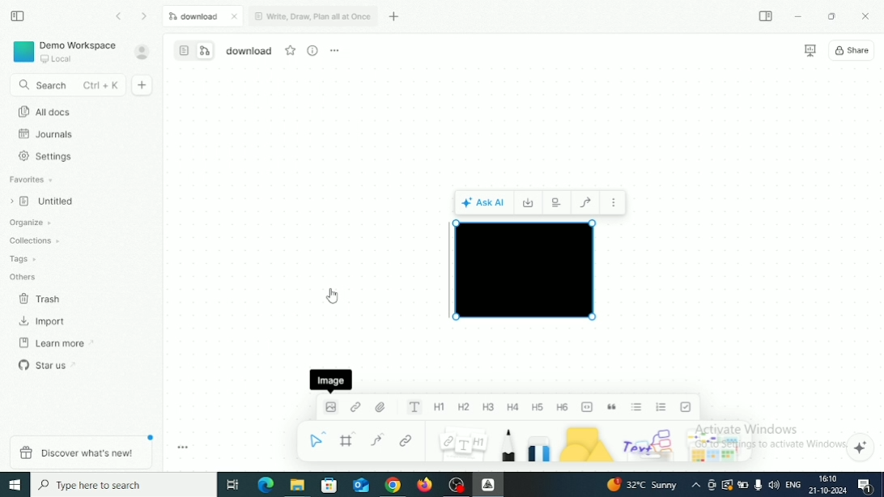  I want to click on Restore Down, so click(831, 17).